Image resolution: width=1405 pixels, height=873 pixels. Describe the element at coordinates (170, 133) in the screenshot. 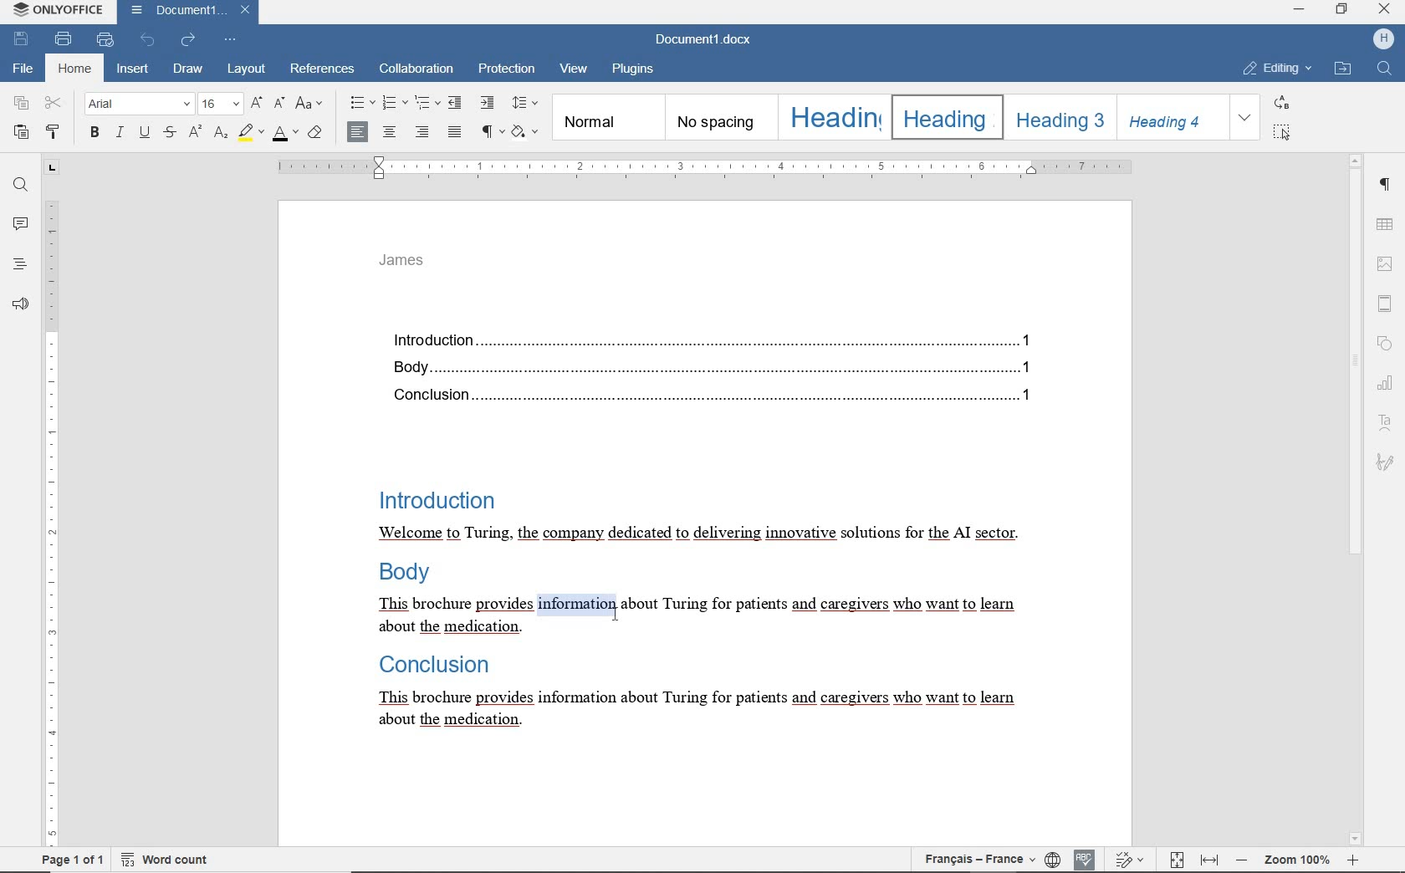

I see `STRIKETHROUGH` at that location.